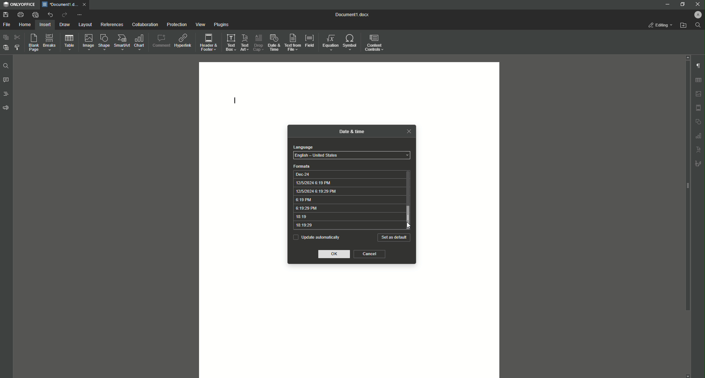 This screenshot has width=705, height=378. Describe the element at coordinates (121, 43) in the screenshot. I see `SmartArt` at that location.